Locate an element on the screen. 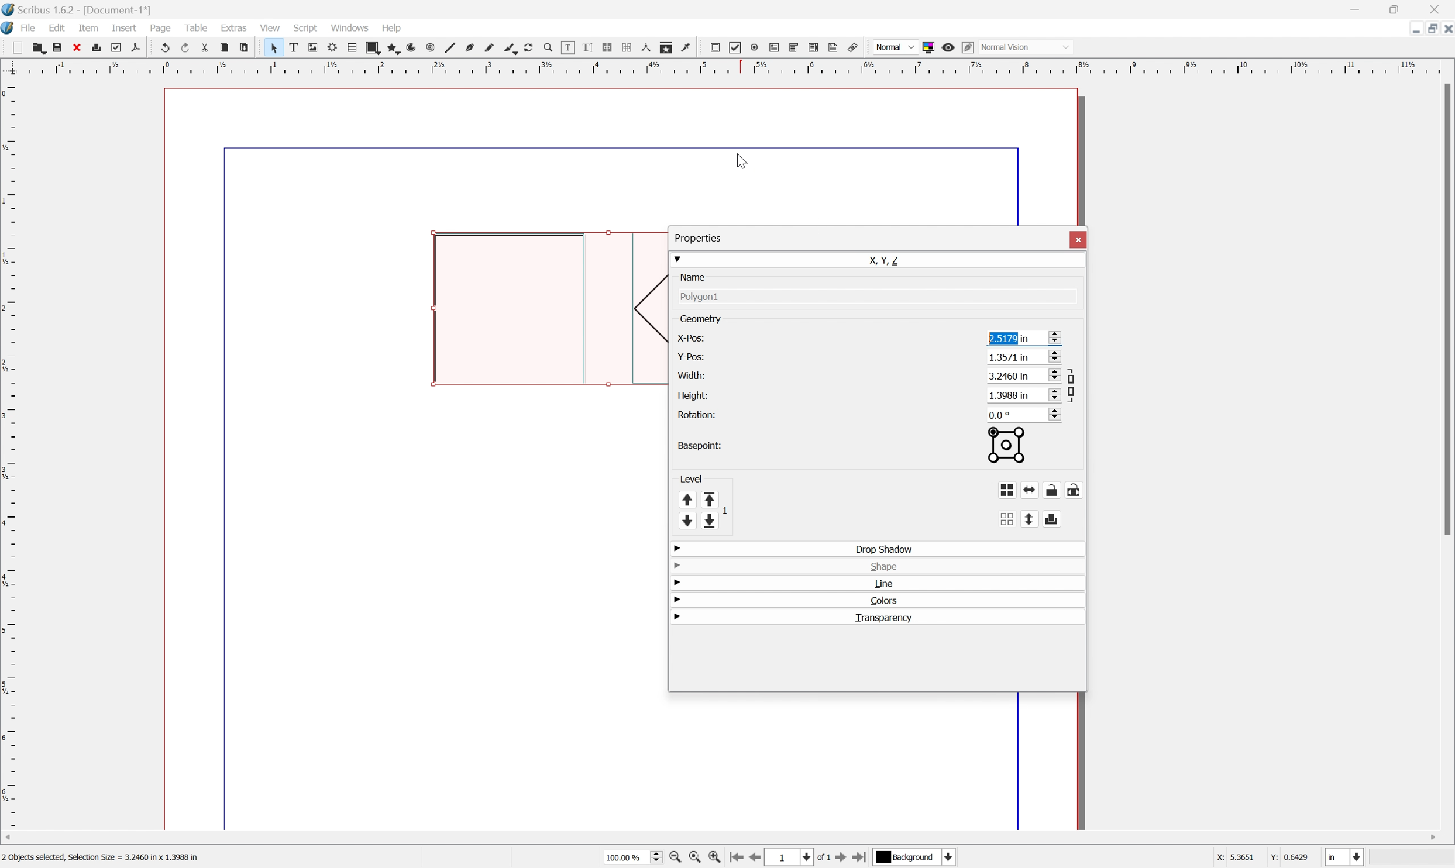 Image resolution: width=1455 pixels, height=868 pixels. save is located at coordinates (54, 46).